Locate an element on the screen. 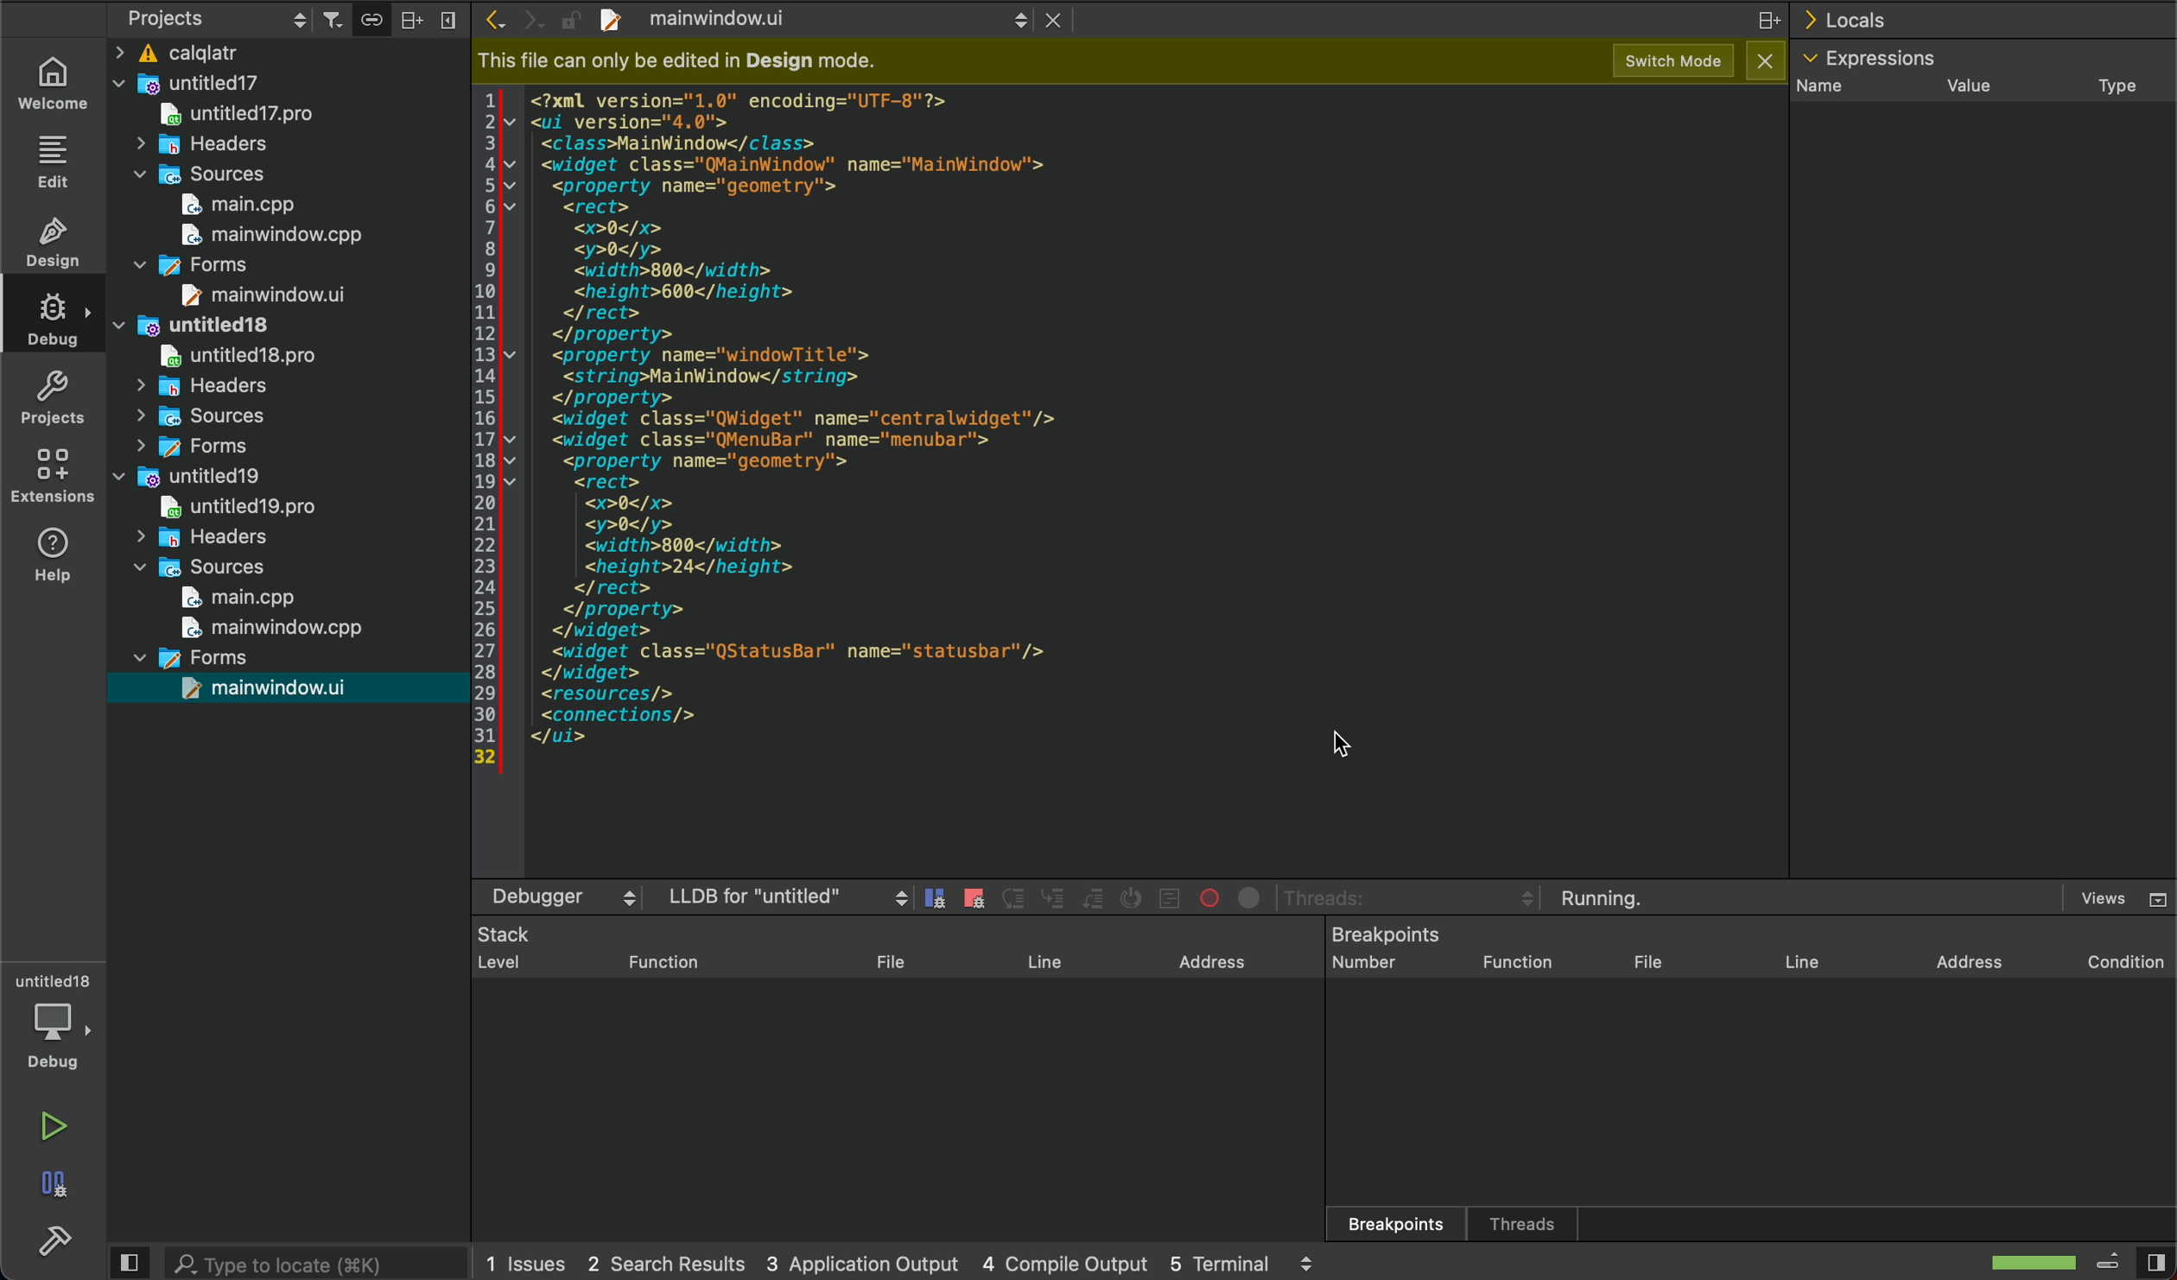 Image resolution: width=2177 pixels, height=1280 pixels. scroll up and down is located at coordinates (1312, 1263).